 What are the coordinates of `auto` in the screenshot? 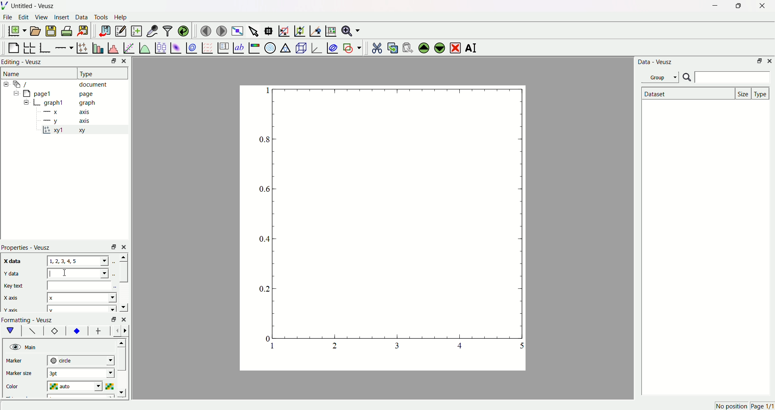 It's located at (77, 387).